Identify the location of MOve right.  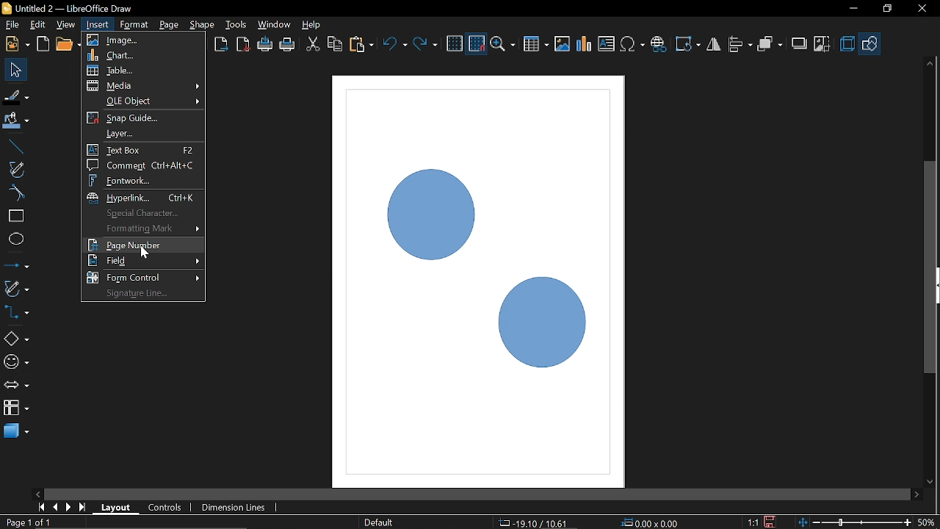
(916, 494).